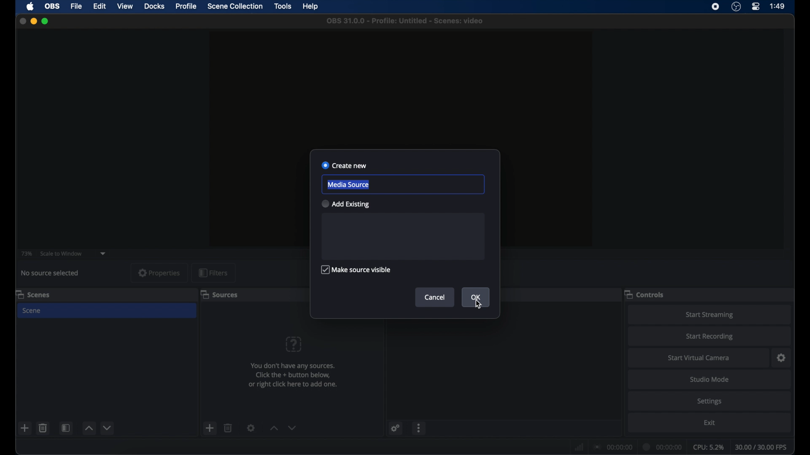  Describe the element at coordinates (761, 447) in the screenshot. I see `fps` at that location.